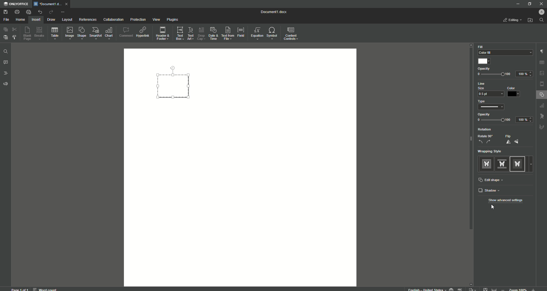 This screenshot has width=547, height=291. I want to click on Opacity, so click(484, 114).